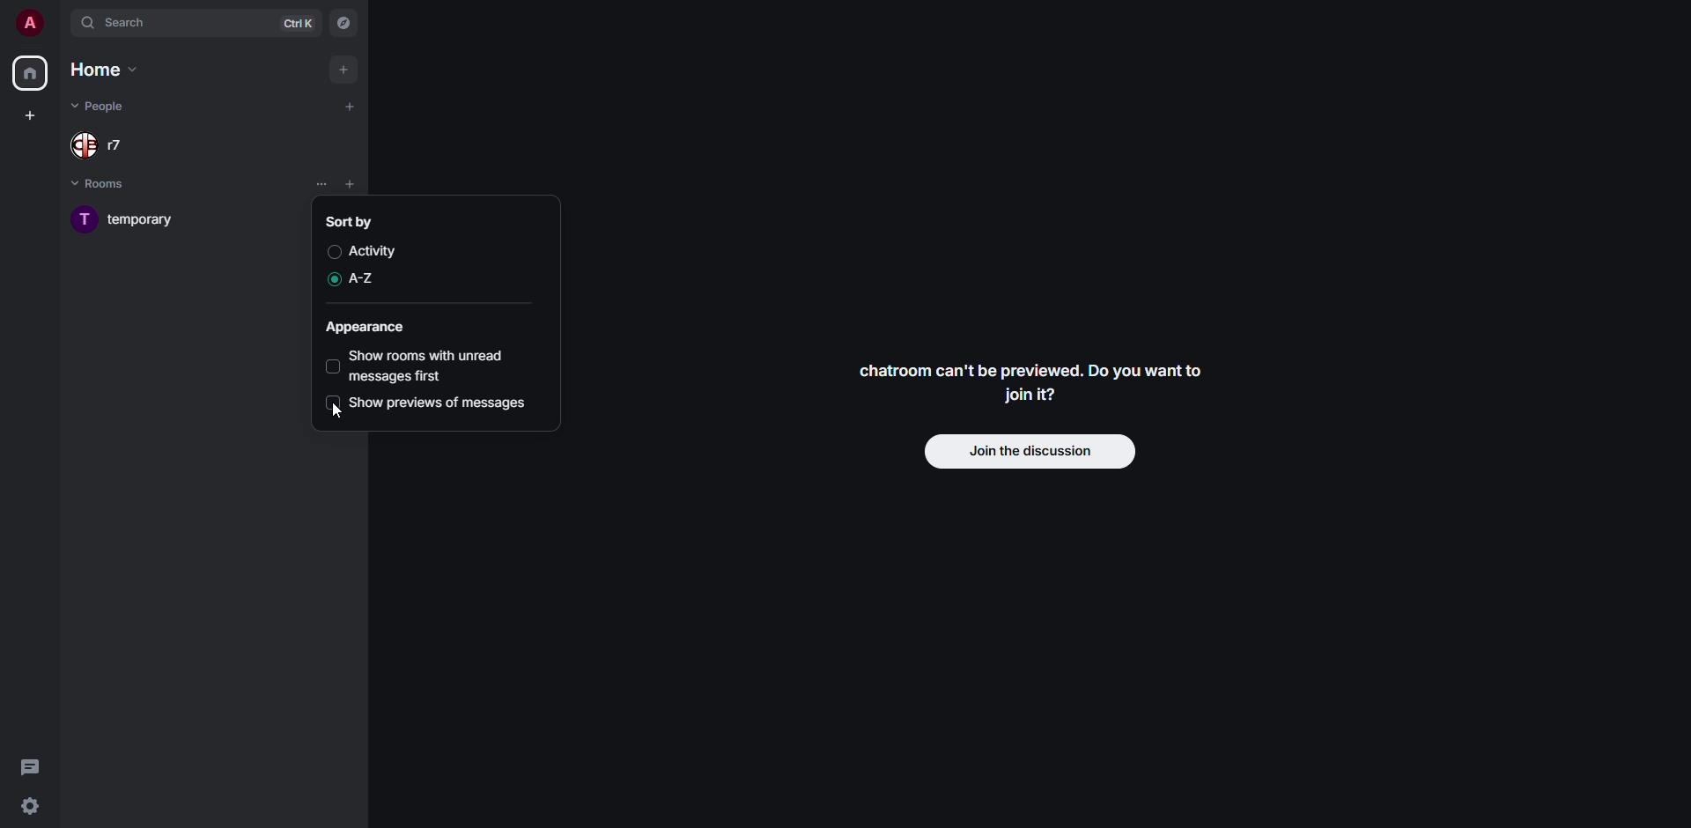 This screenshot has width=1691, height=828. Describe the element at coordinates (107, 70) in the screenshot. I see `home` at that location.